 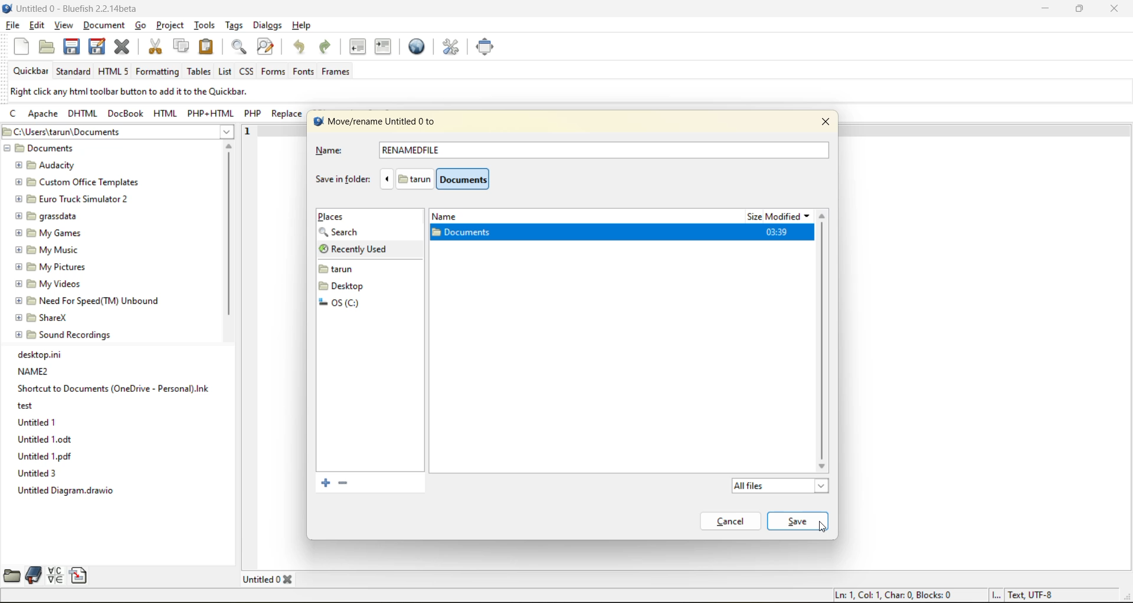 What do you see at coordinates (149, 92) in the screenshot?
I see `metadata` at bounding box center [149, 92].